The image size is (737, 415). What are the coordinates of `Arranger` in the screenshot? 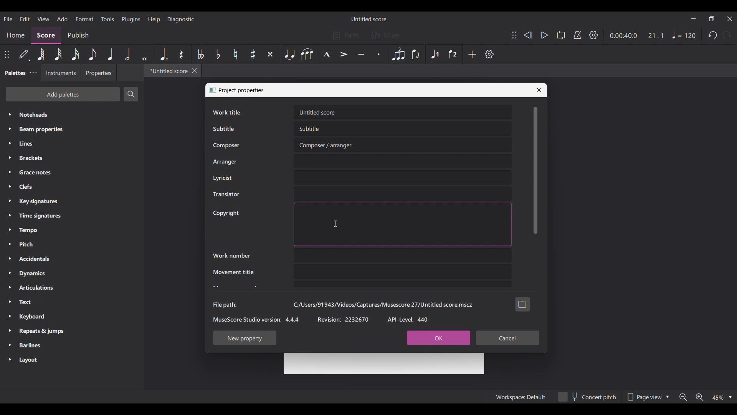 It's located at (225, 162).